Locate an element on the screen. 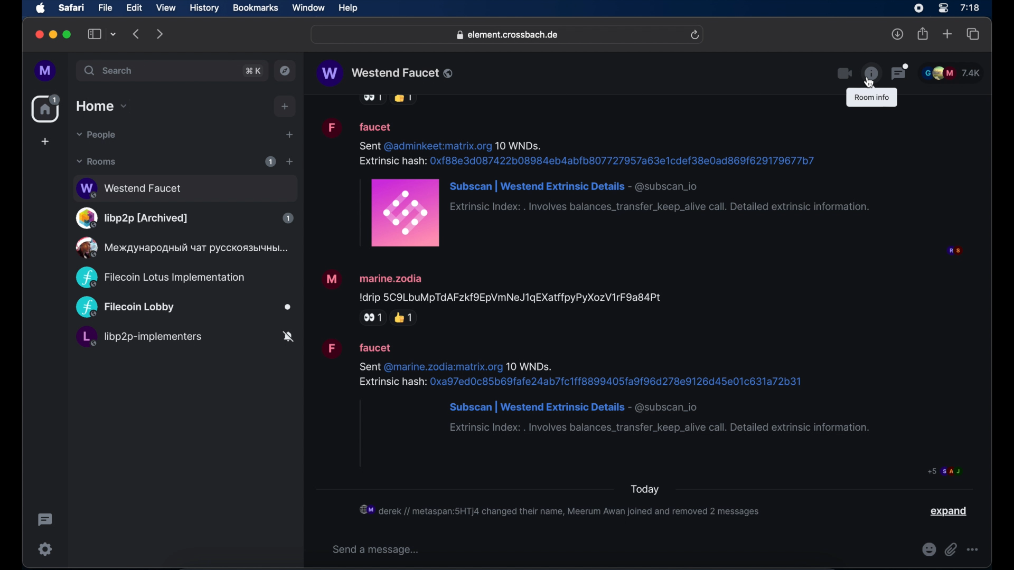 This screenshot has width=1014, height=570. message is located at coordinates (599, 386).